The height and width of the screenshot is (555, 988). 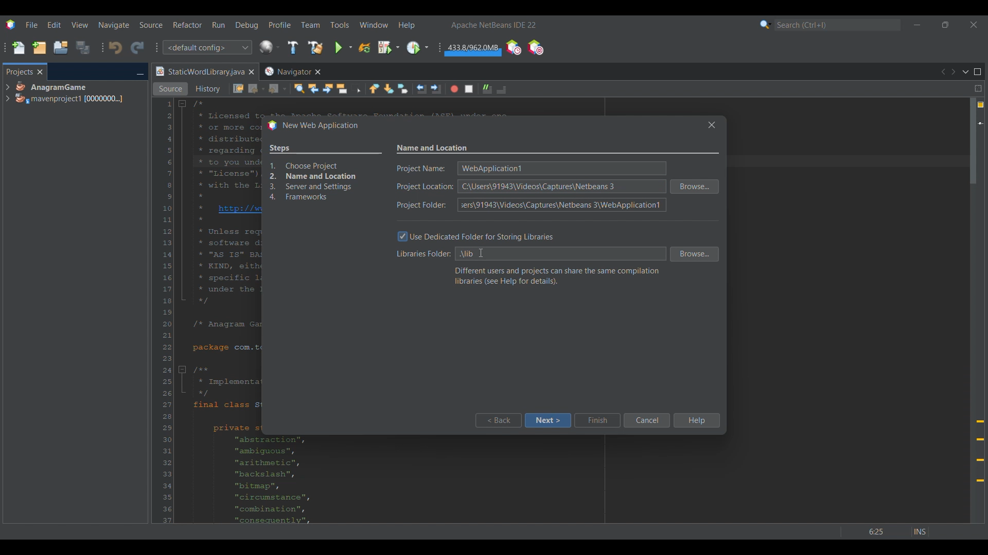 What do you see at coordinates (292, 47) in the screenshot?
I see `Build main project` at bounding box center [292, 47].